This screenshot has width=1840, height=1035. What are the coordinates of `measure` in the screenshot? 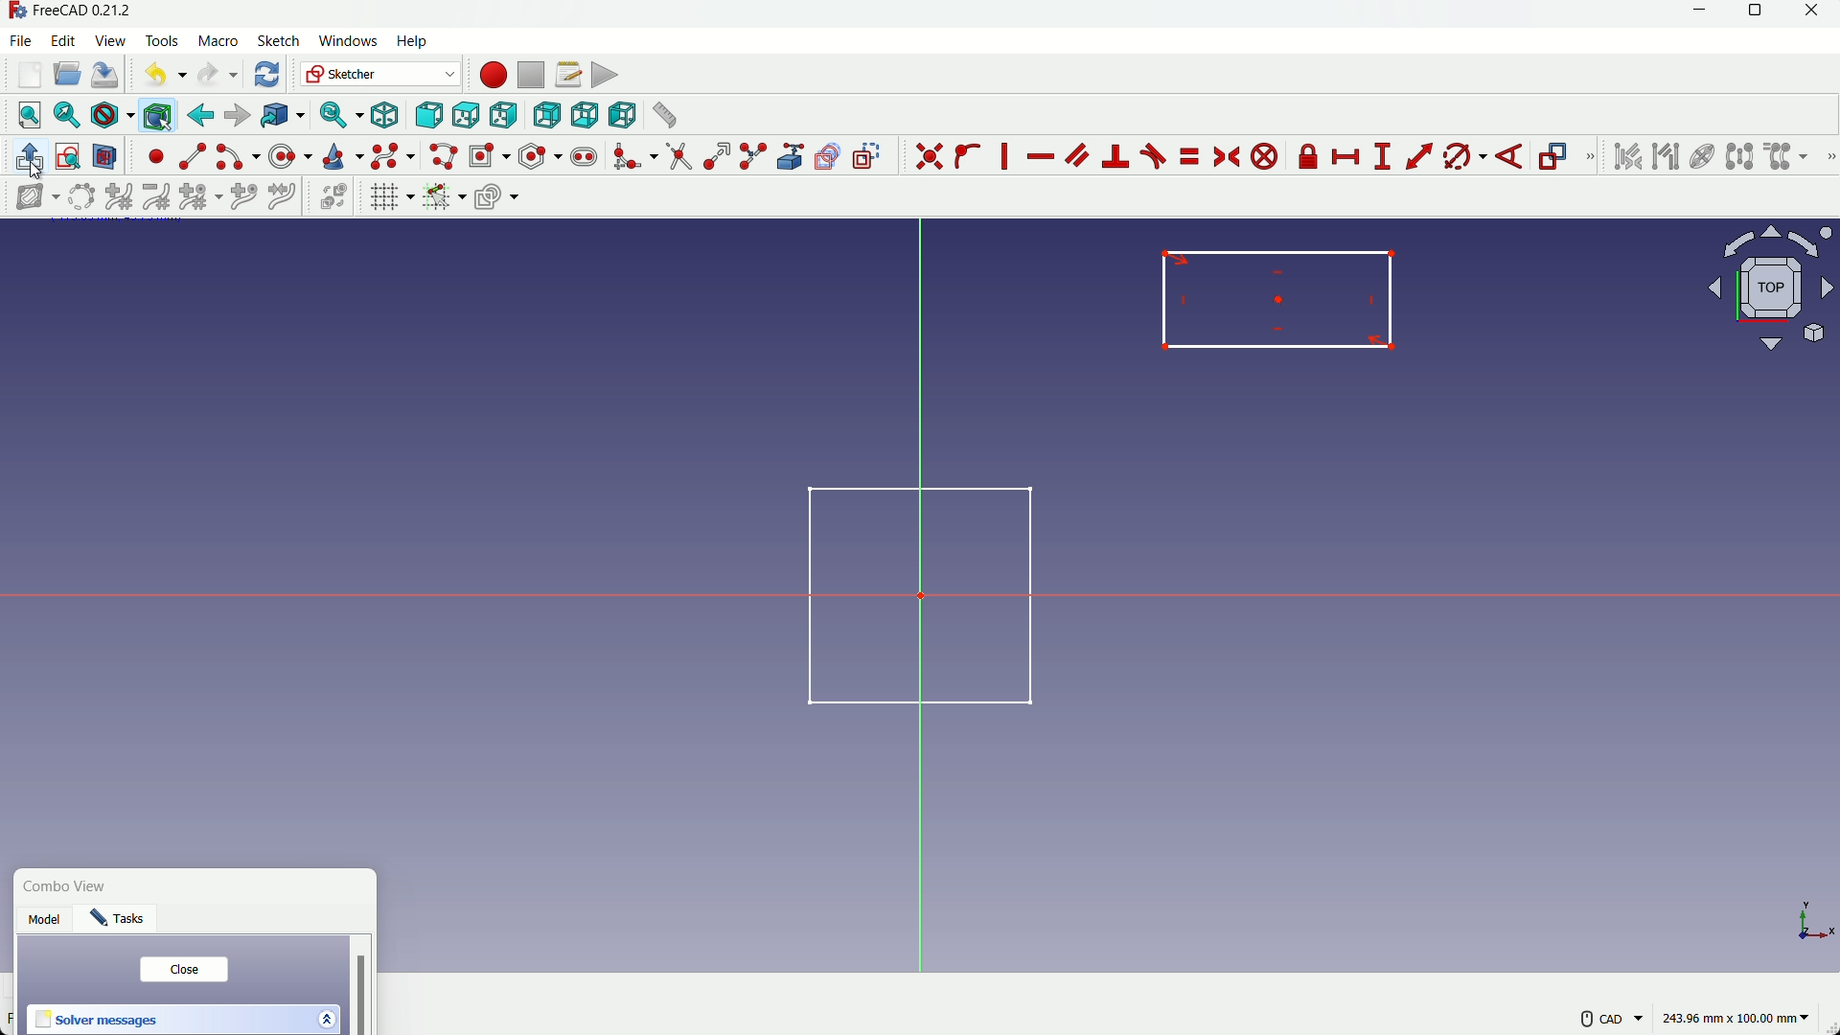 It's located at (663, 115).